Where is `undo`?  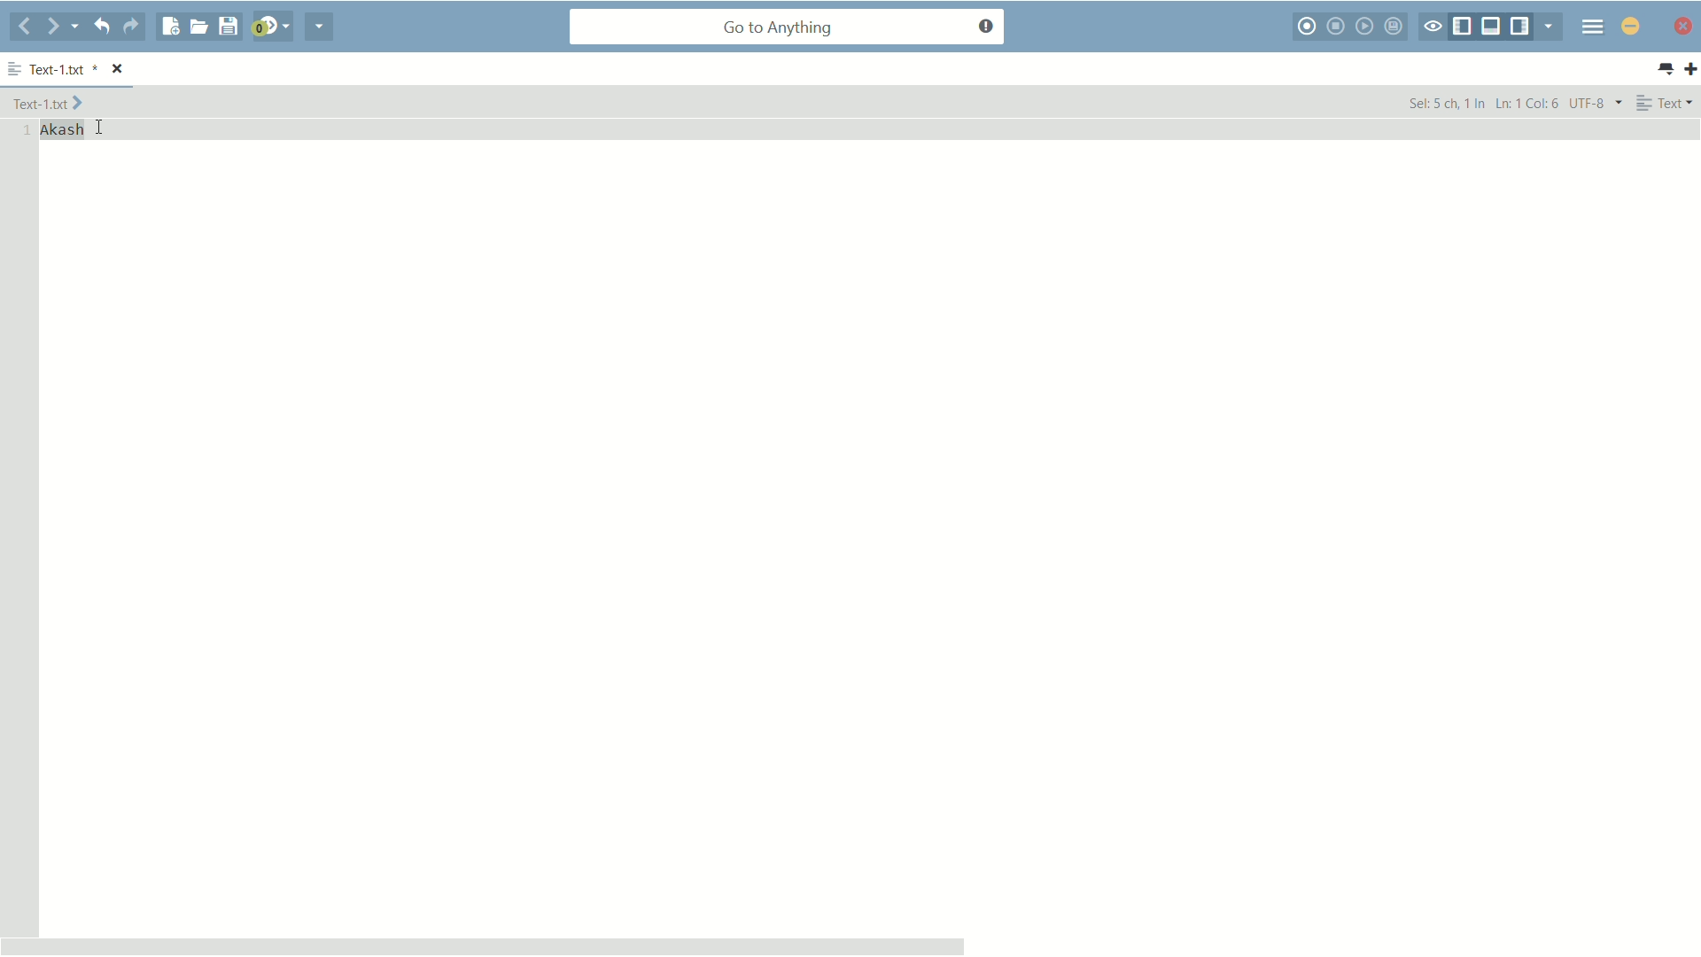
undo is located at coordinates (100, 26).